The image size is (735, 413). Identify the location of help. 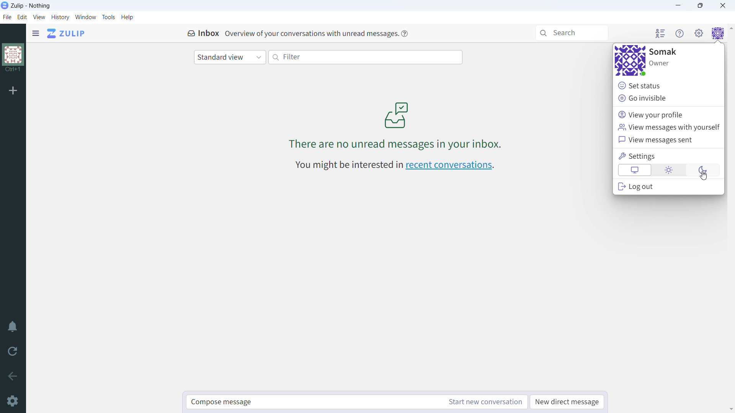
(127, 17).